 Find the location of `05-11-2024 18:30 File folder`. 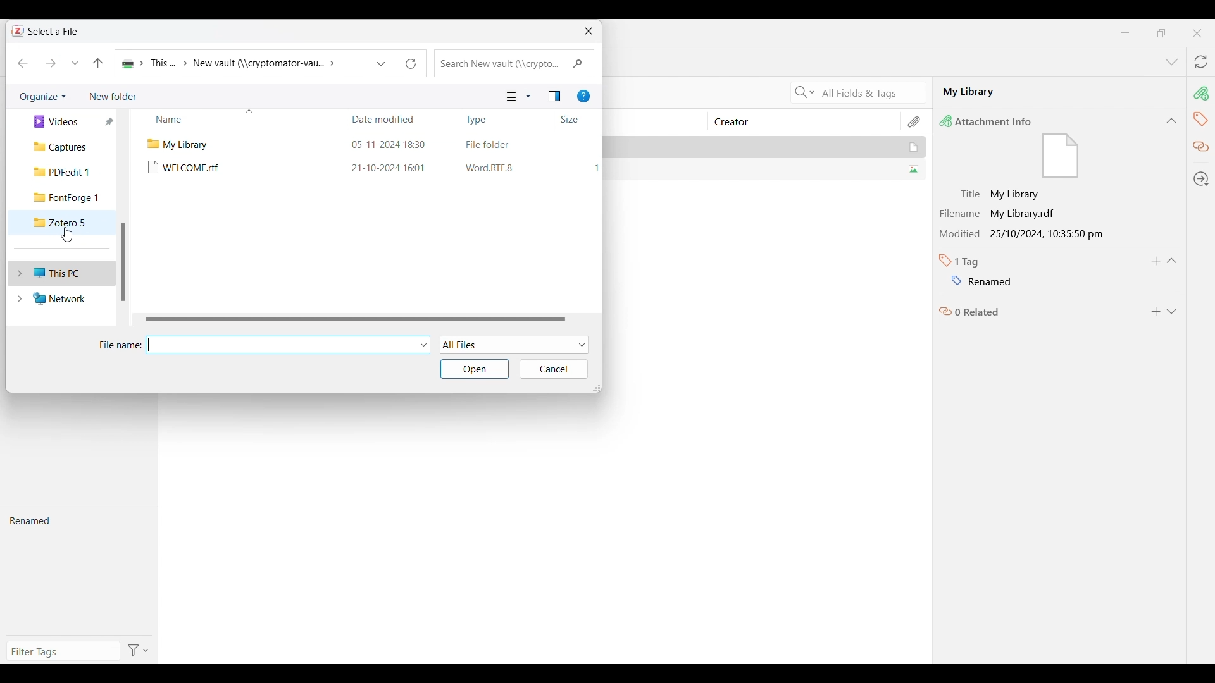

05-11-2024 18:30 File folder is located at coordinates (466, 145).